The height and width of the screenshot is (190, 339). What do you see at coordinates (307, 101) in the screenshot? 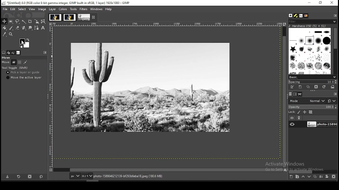
I see `mode` at bounding box center [307, 101].